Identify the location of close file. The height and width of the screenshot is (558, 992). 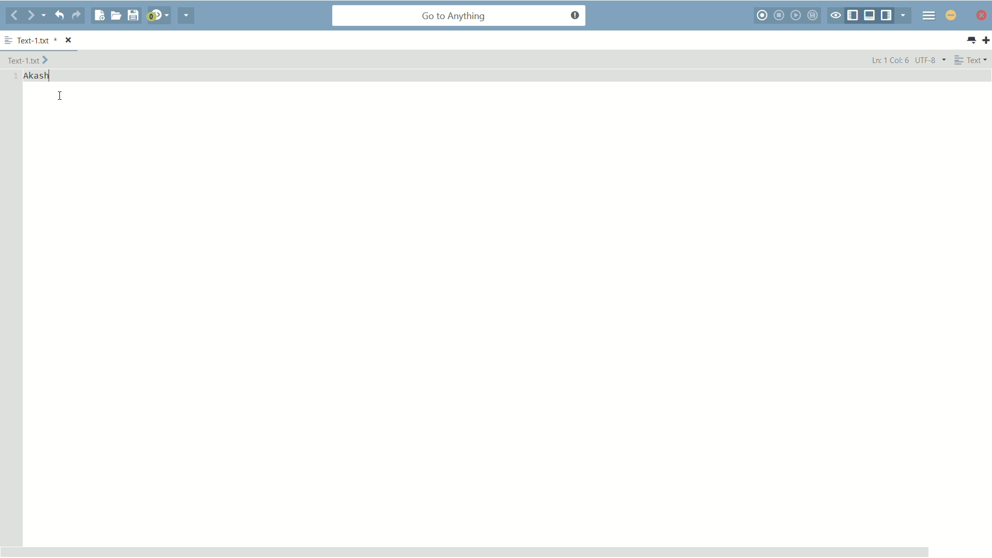
(69, 39).